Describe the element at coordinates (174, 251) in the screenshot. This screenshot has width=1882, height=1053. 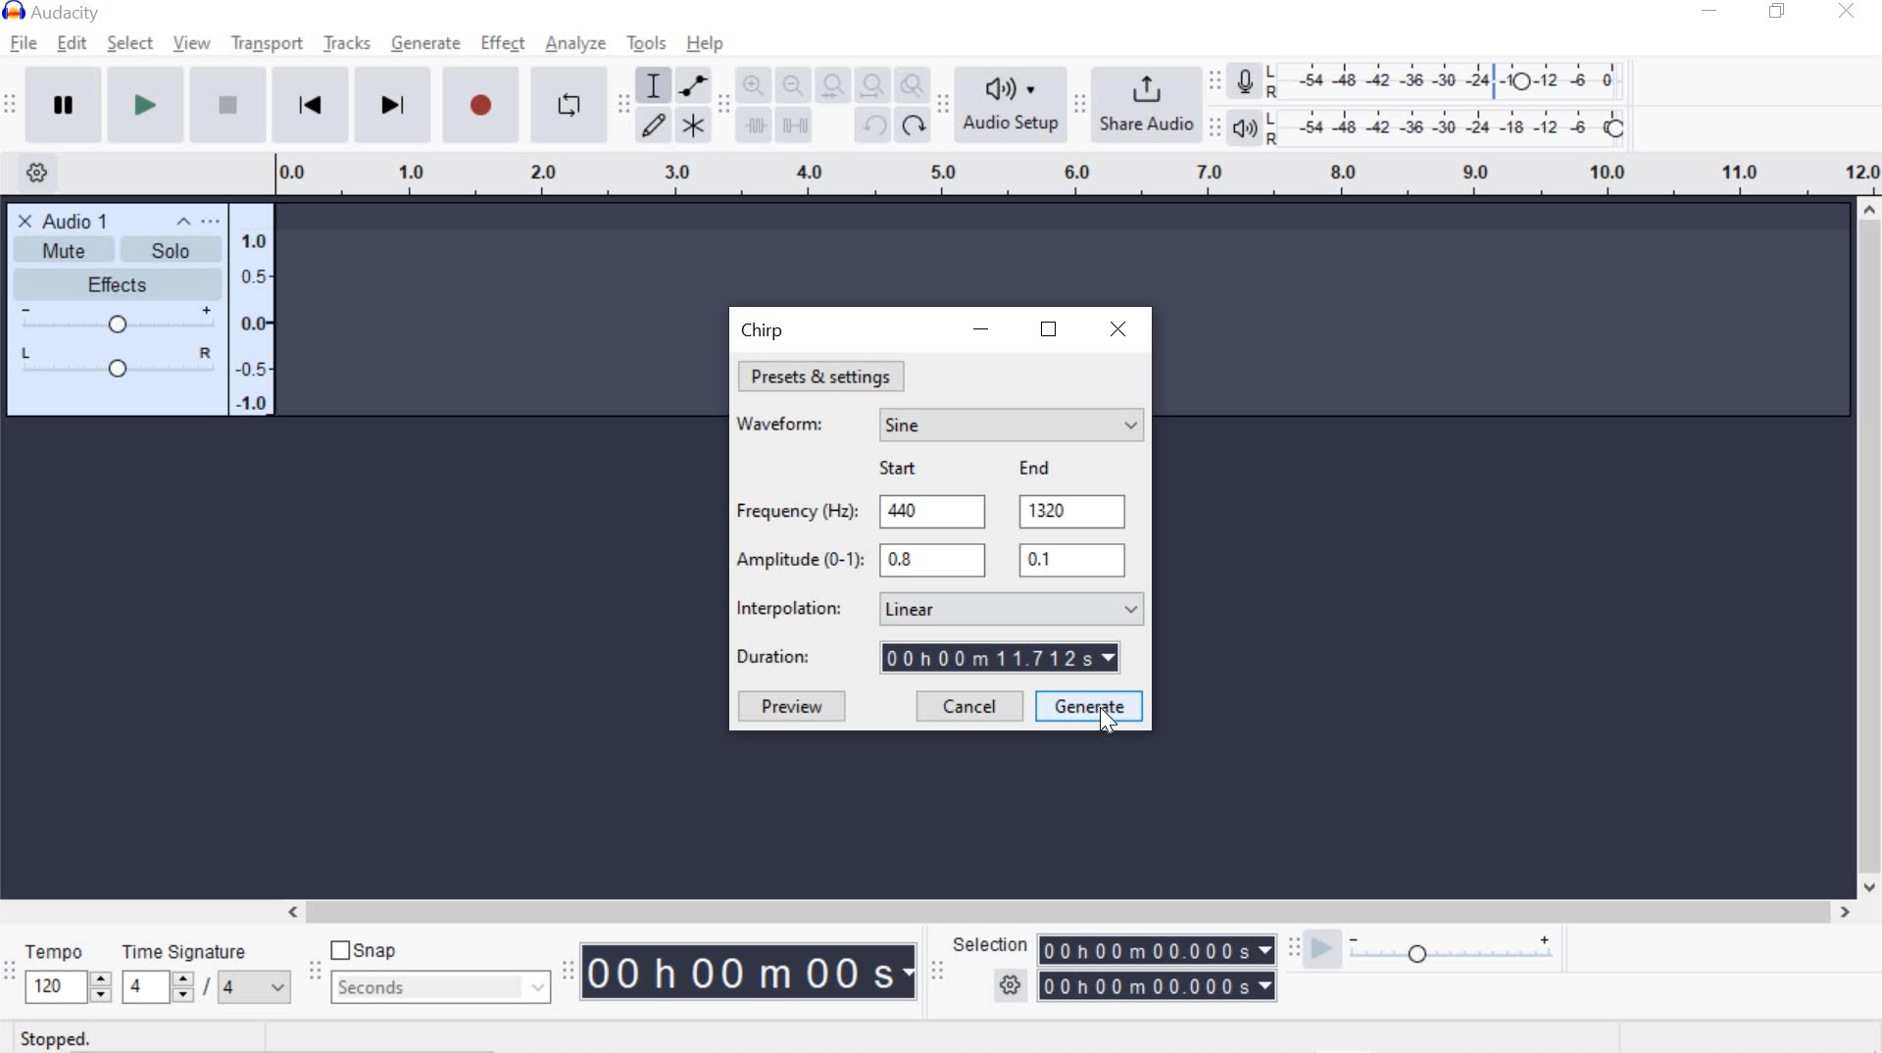
I see `solo` at that location.